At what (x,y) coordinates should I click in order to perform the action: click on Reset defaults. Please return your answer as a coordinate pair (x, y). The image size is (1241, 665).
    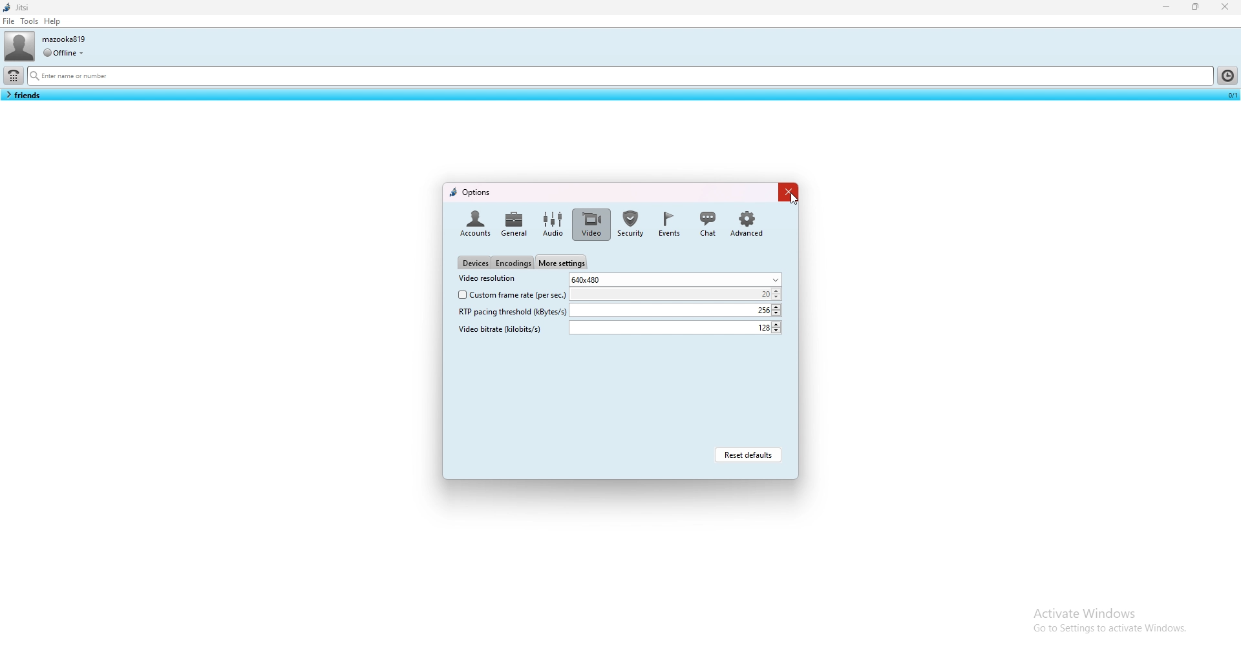
    Looking at the image, I should click on (748, 454).